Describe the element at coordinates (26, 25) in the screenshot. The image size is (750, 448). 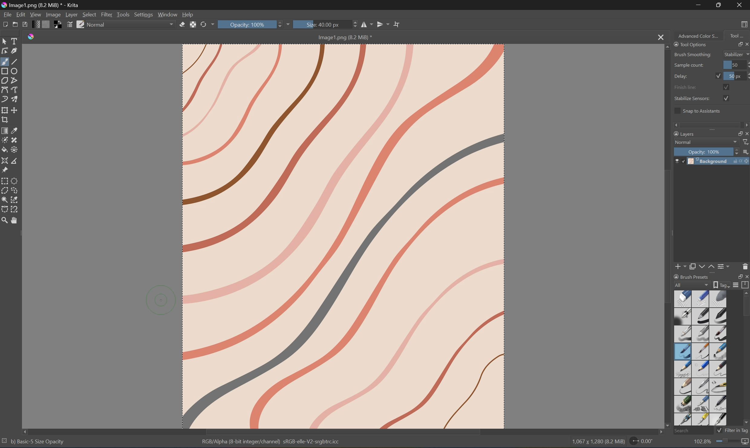
I see `Save` at that location.